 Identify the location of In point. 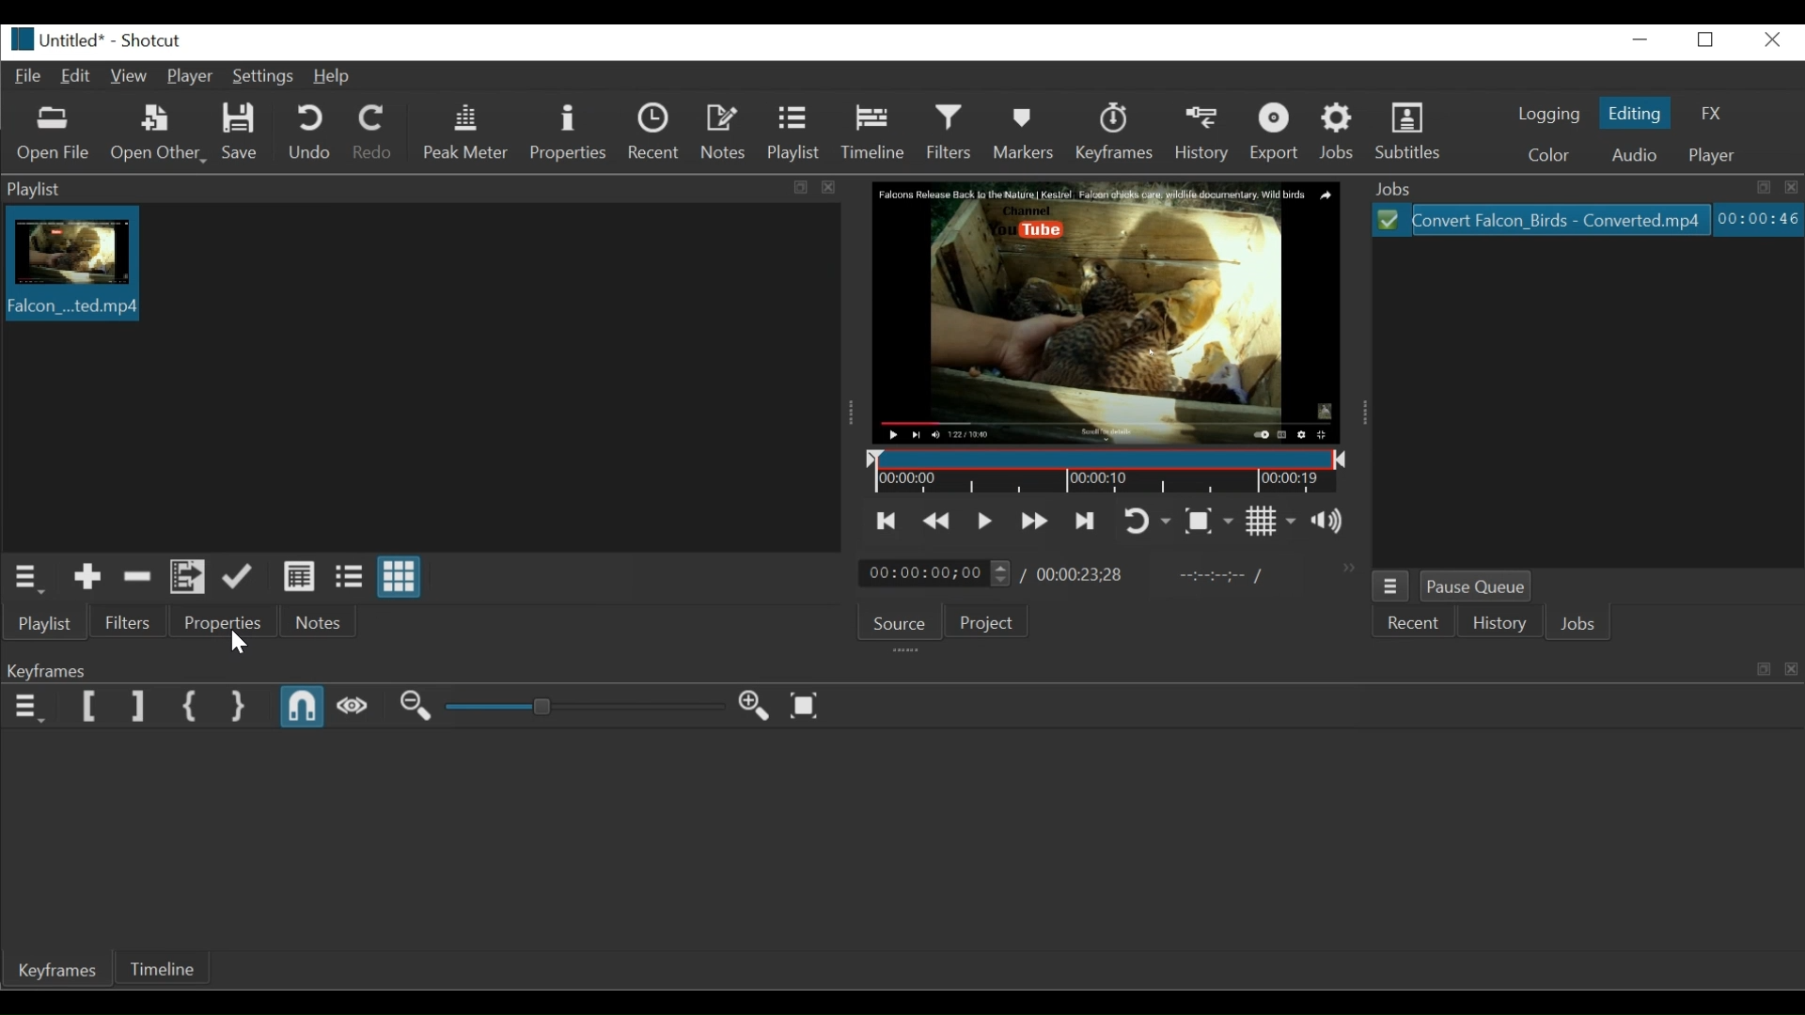
(1220, 575).